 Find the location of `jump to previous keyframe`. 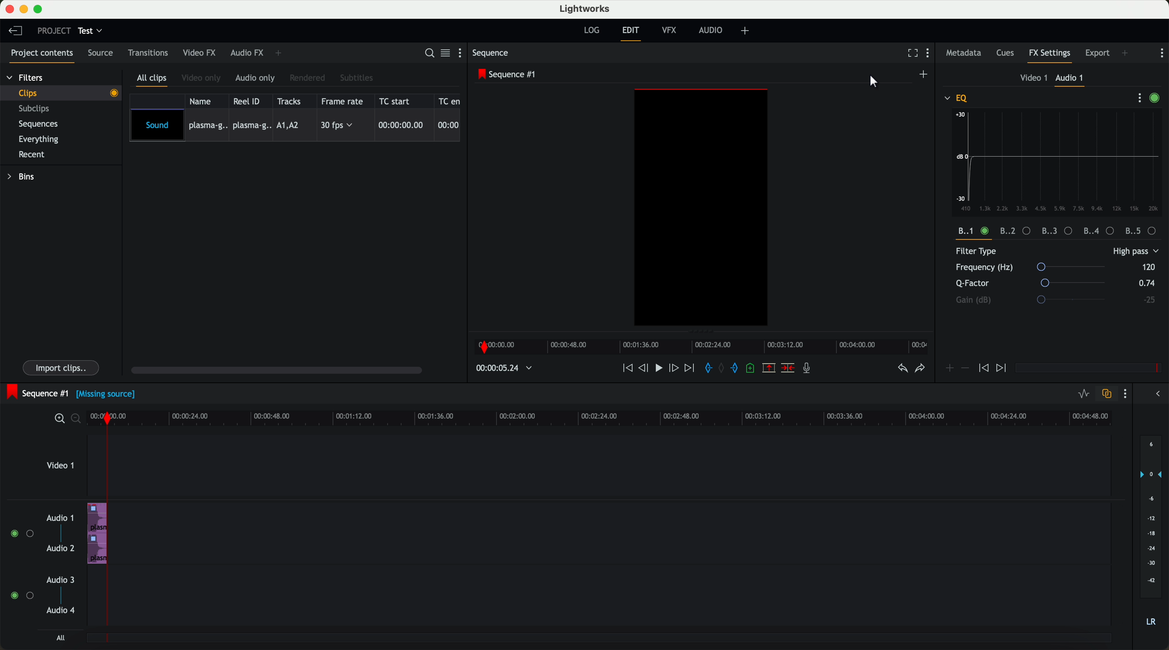

jump to previous keyframe is located at coordinates (984, 370).